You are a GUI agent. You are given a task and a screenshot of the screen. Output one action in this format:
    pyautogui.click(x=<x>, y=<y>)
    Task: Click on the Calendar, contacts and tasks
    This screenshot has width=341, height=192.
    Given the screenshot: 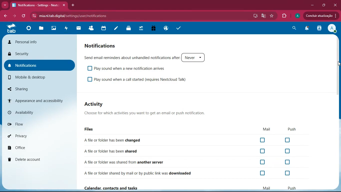 What is the action you would take?
    pyautogui.click(x=189, y=187)
    